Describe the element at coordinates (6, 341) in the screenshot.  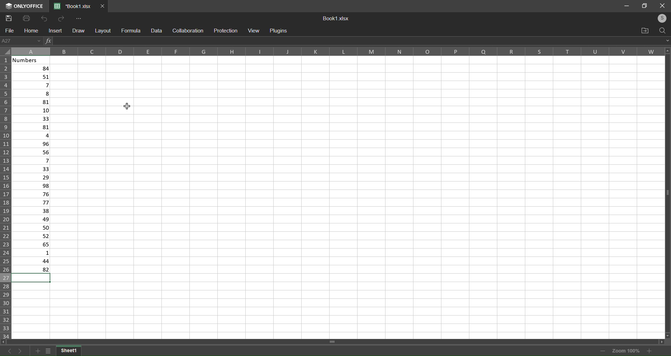
I see `move left` at that location.